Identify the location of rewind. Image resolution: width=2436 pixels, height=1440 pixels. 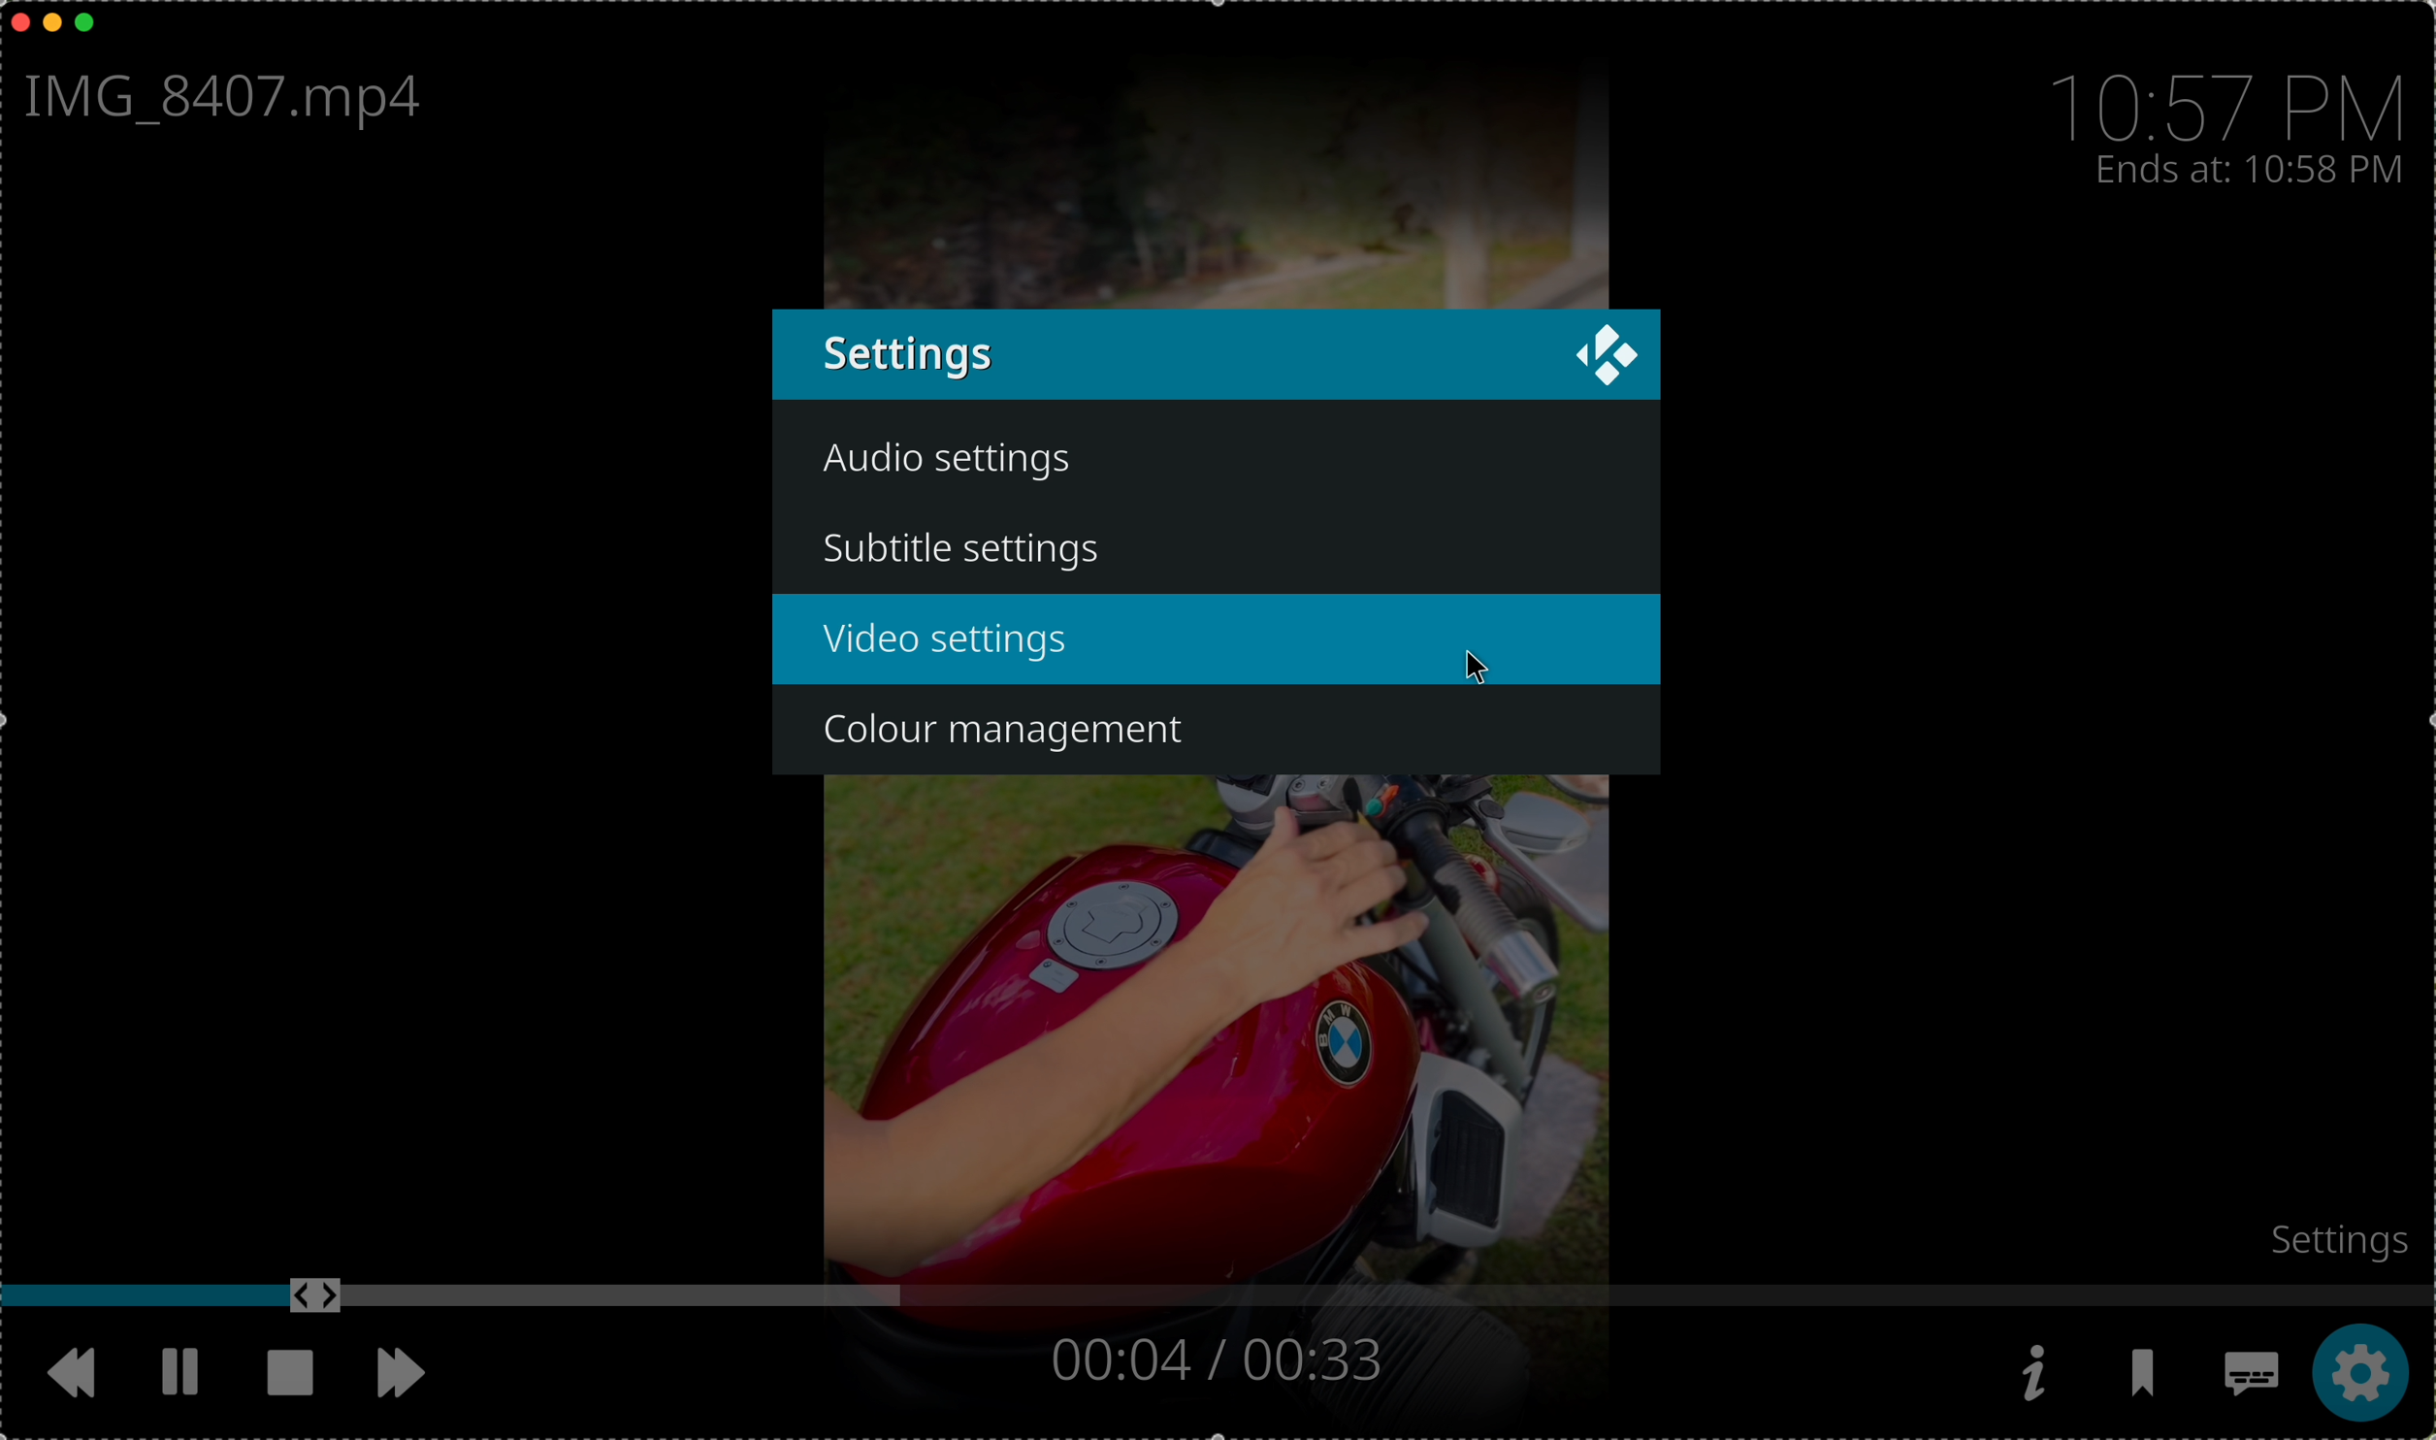
(79, 1382).